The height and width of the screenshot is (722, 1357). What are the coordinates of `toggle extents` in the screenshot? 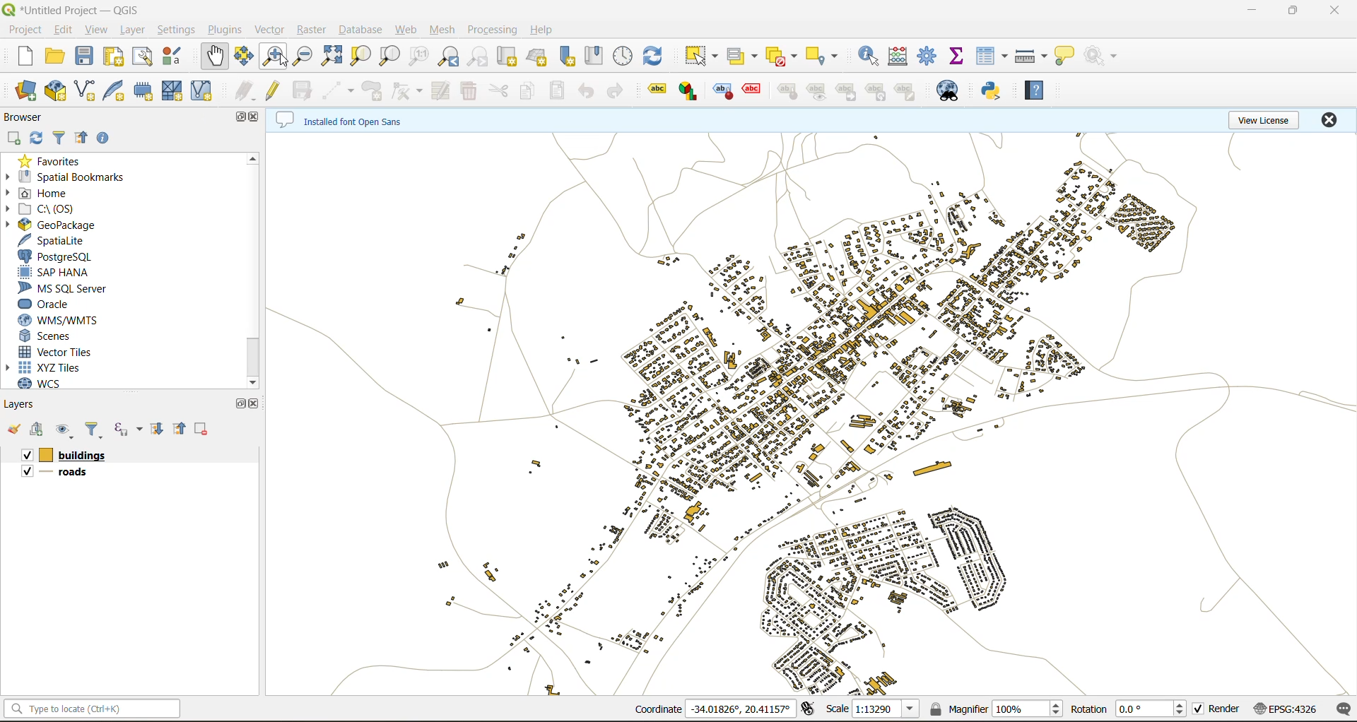 It's located at (806, 711).